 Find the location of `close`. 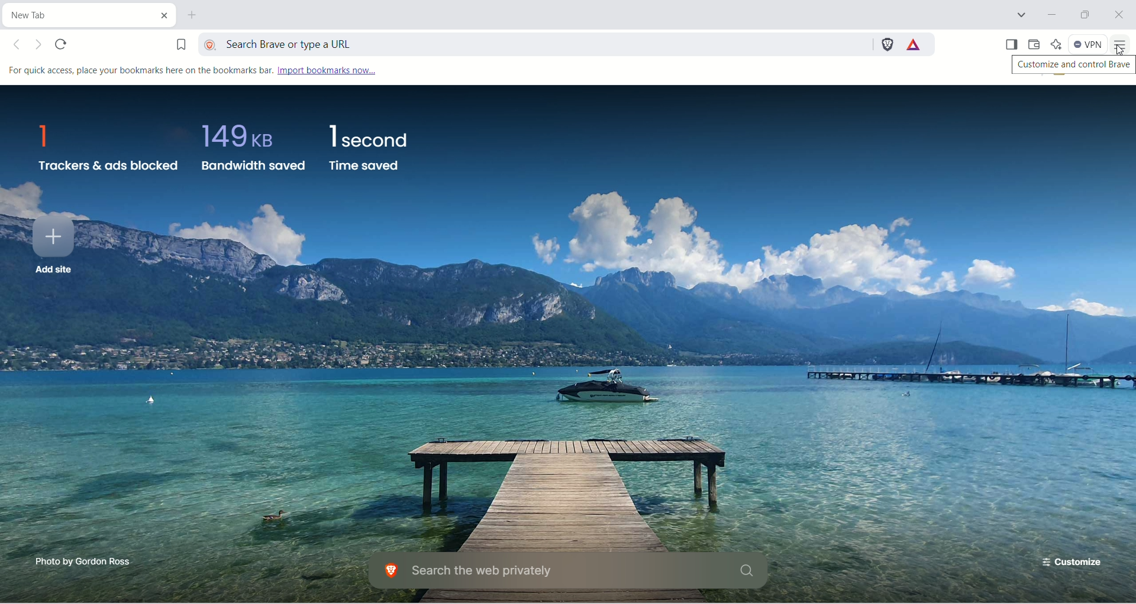

close is located at coordinates (1118, 14).